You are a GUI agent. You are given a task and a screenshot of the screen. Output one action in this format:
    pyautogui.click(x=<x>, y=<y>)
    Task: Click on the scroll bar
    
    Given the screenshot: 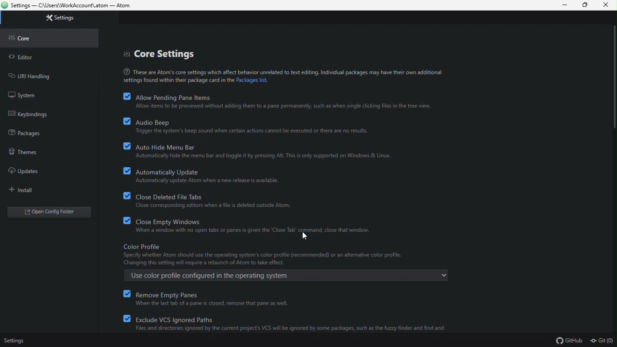 What is the action you would take?
    pyautogui.click(x=613, y=77)
    